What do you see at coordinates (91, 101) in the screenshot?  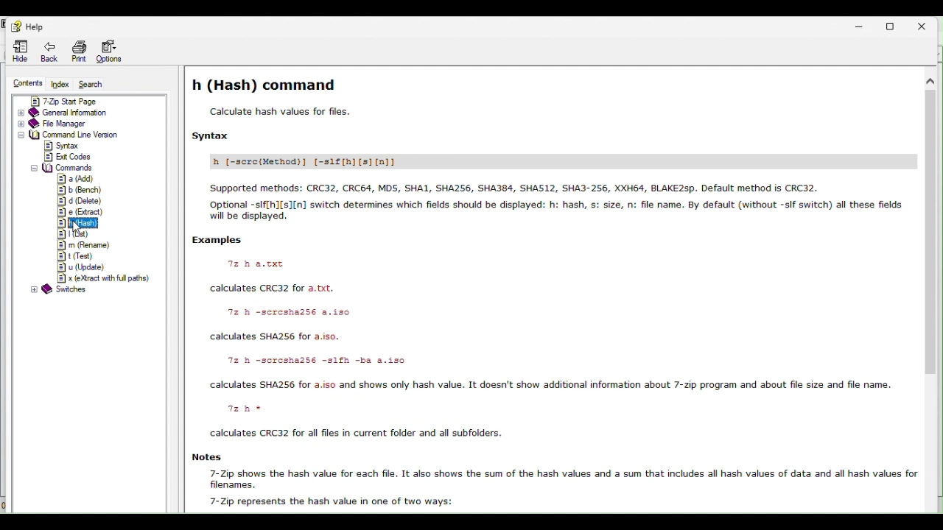 I see `Seven zip start page` at bounding box center [91, 101].